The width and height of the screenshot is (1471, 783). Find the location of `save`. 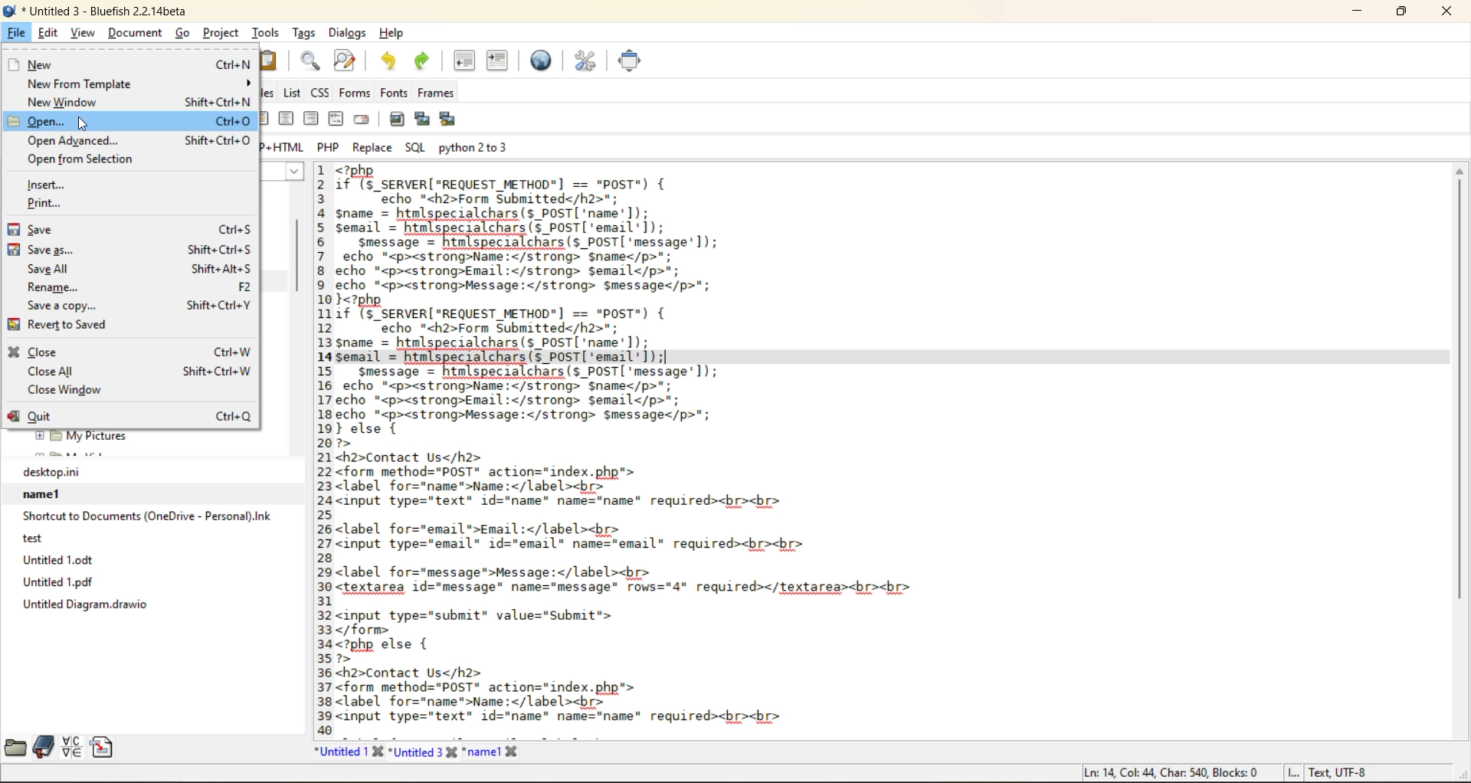

save is located at coordinates (129, 229).